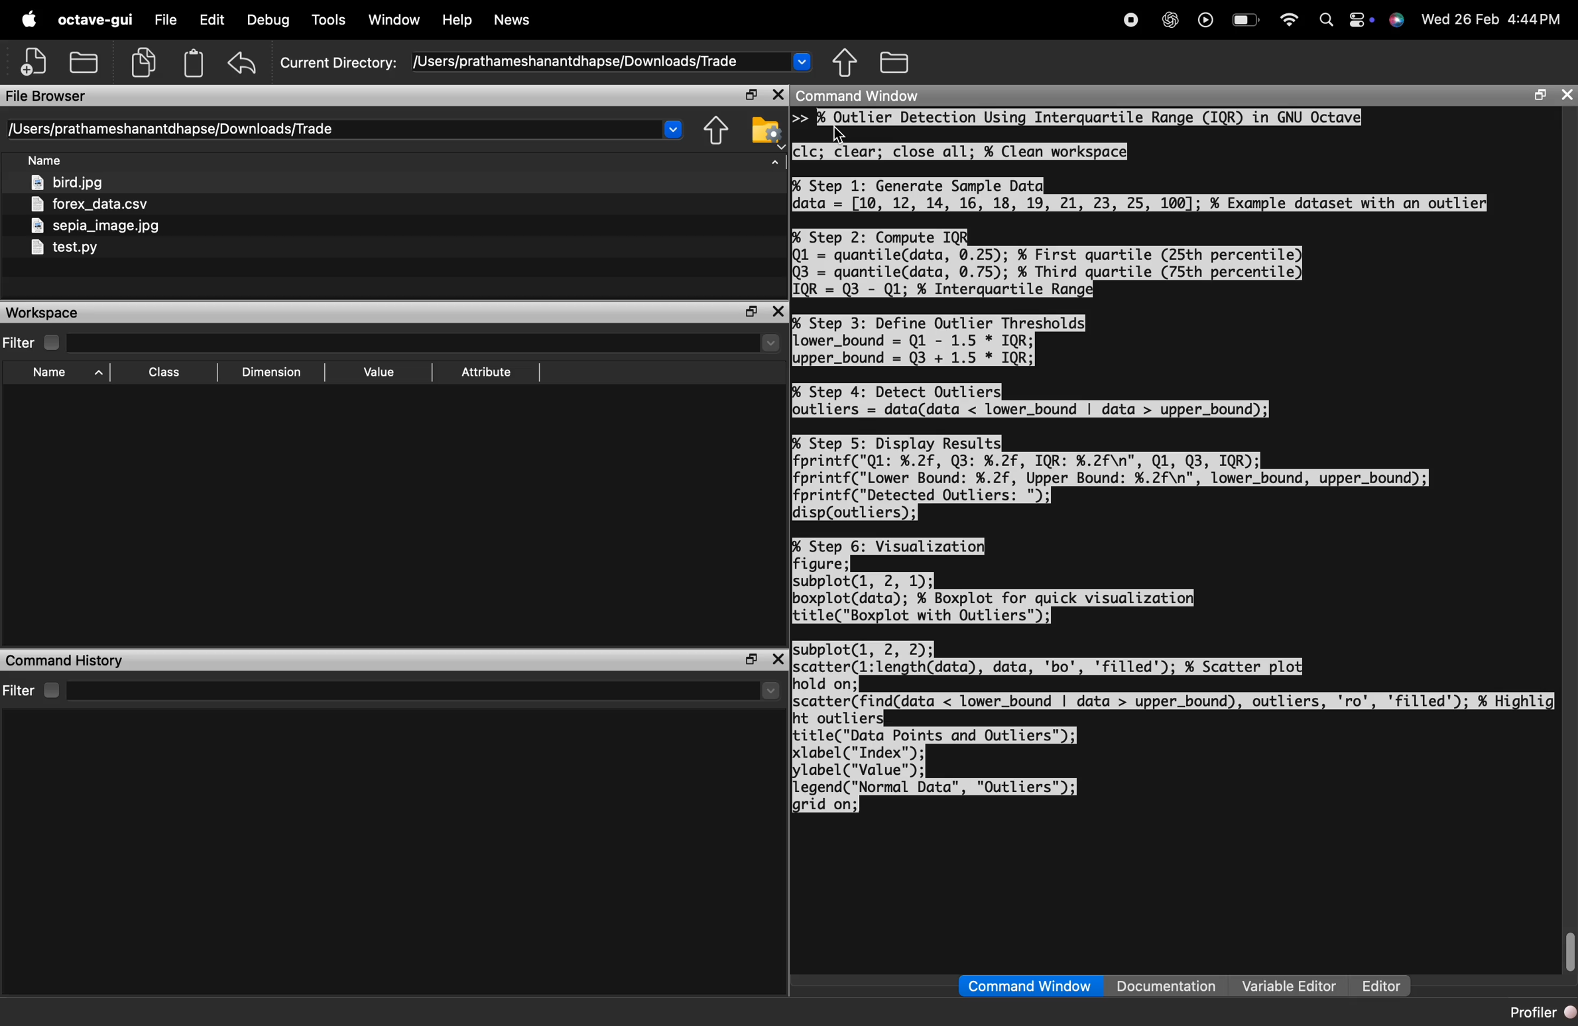 This screenshot has width=1578, height=1026. I want to click on File Browser
Bi ini. 6, so click(46, 97).